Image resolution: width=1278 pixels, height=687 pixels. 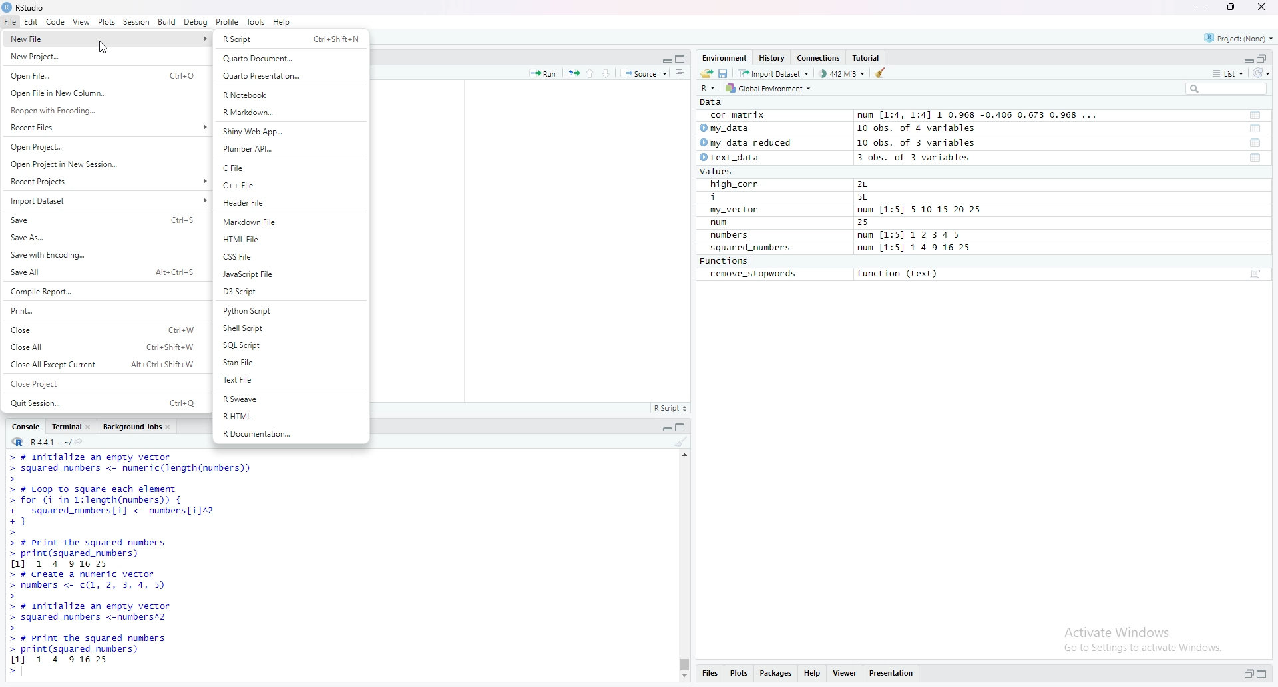 What do you see at coordinates (738, 114) in the screenshot?
I see `cor_matrix` at bounding box center [738, 114].